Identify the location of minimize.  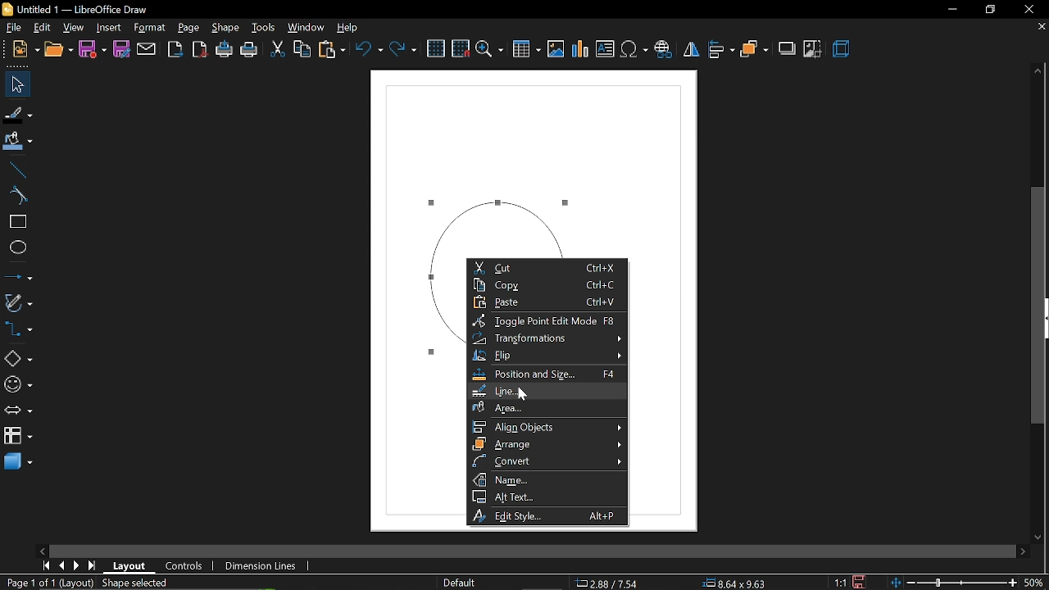
(952, 10).